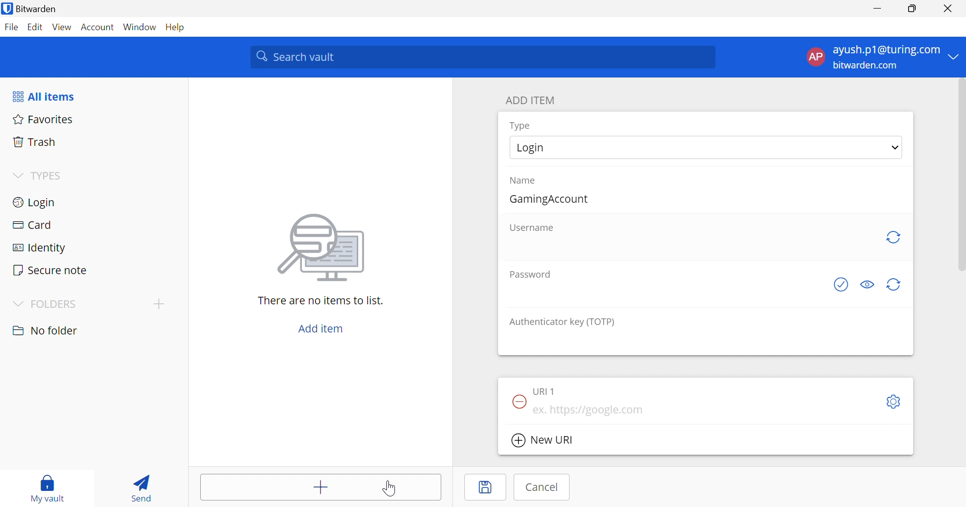 The image size is (966, 507). Describe the element at coordinates (542, 440) in the screenshot. I see `New URI` at that location.